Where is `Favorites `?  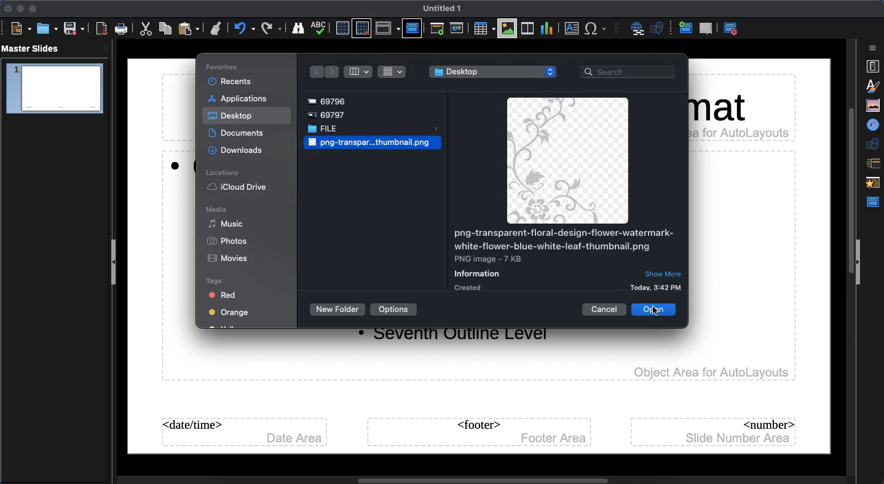
Favorites  is located at coordinates (224, 67).